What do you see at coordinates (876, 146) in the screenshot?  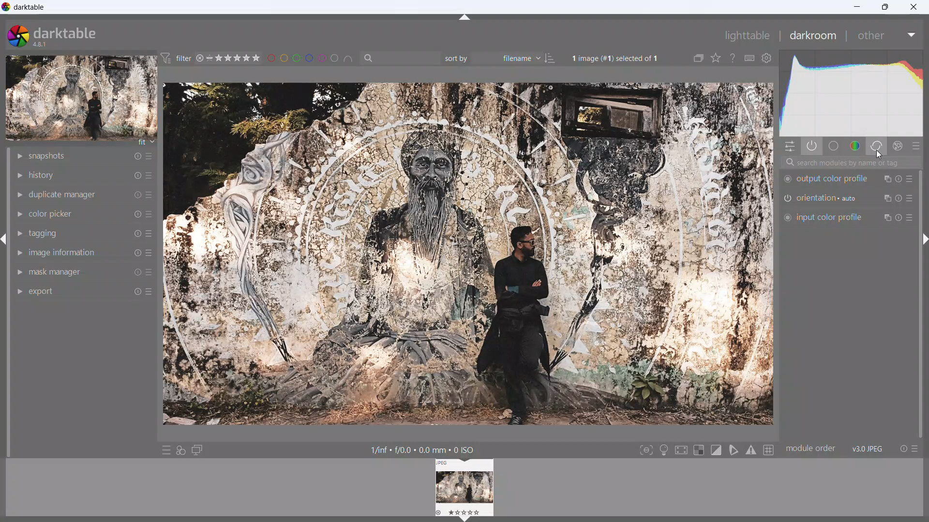 I see `correct` at bounding box center [876, 146].